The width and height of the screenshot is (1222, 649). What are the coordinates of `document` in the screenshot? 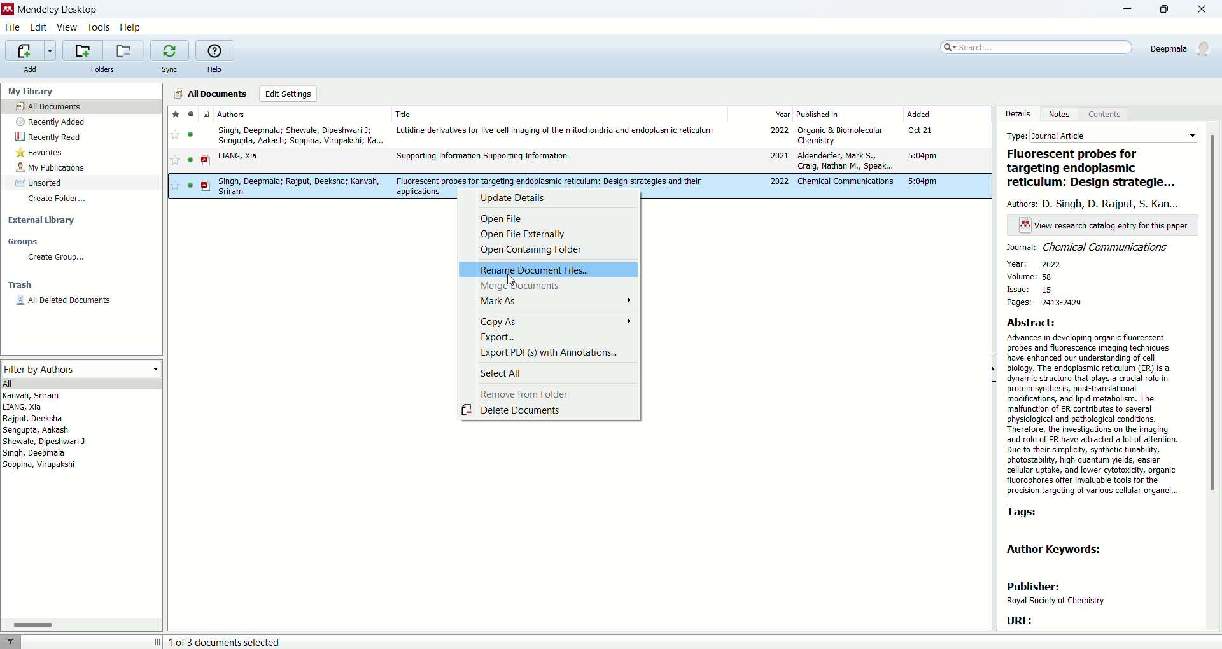 It's located at (206, 160).